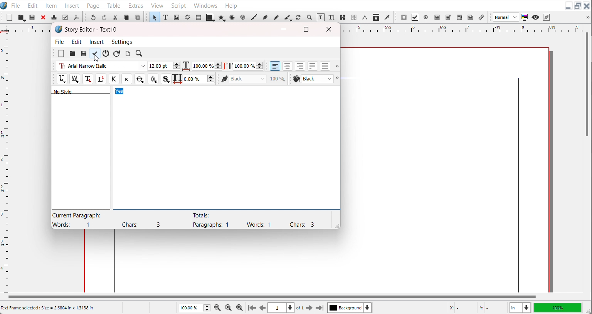 This screenshot has height=314, width=592. Describe the element at coordinates (97, 42) in the screenshot. I see `Insert` at that location.